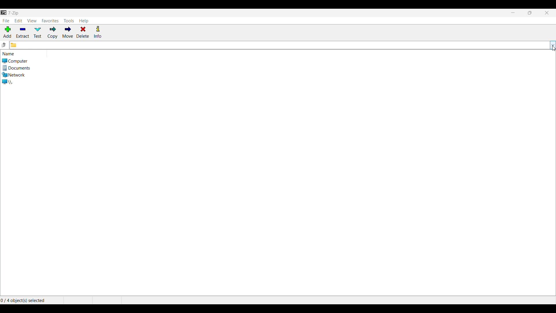 This screenshot has height=313, width=556. Describe the element at coordinates (553, 47) in the screenshot. I see `cursor` at that location.